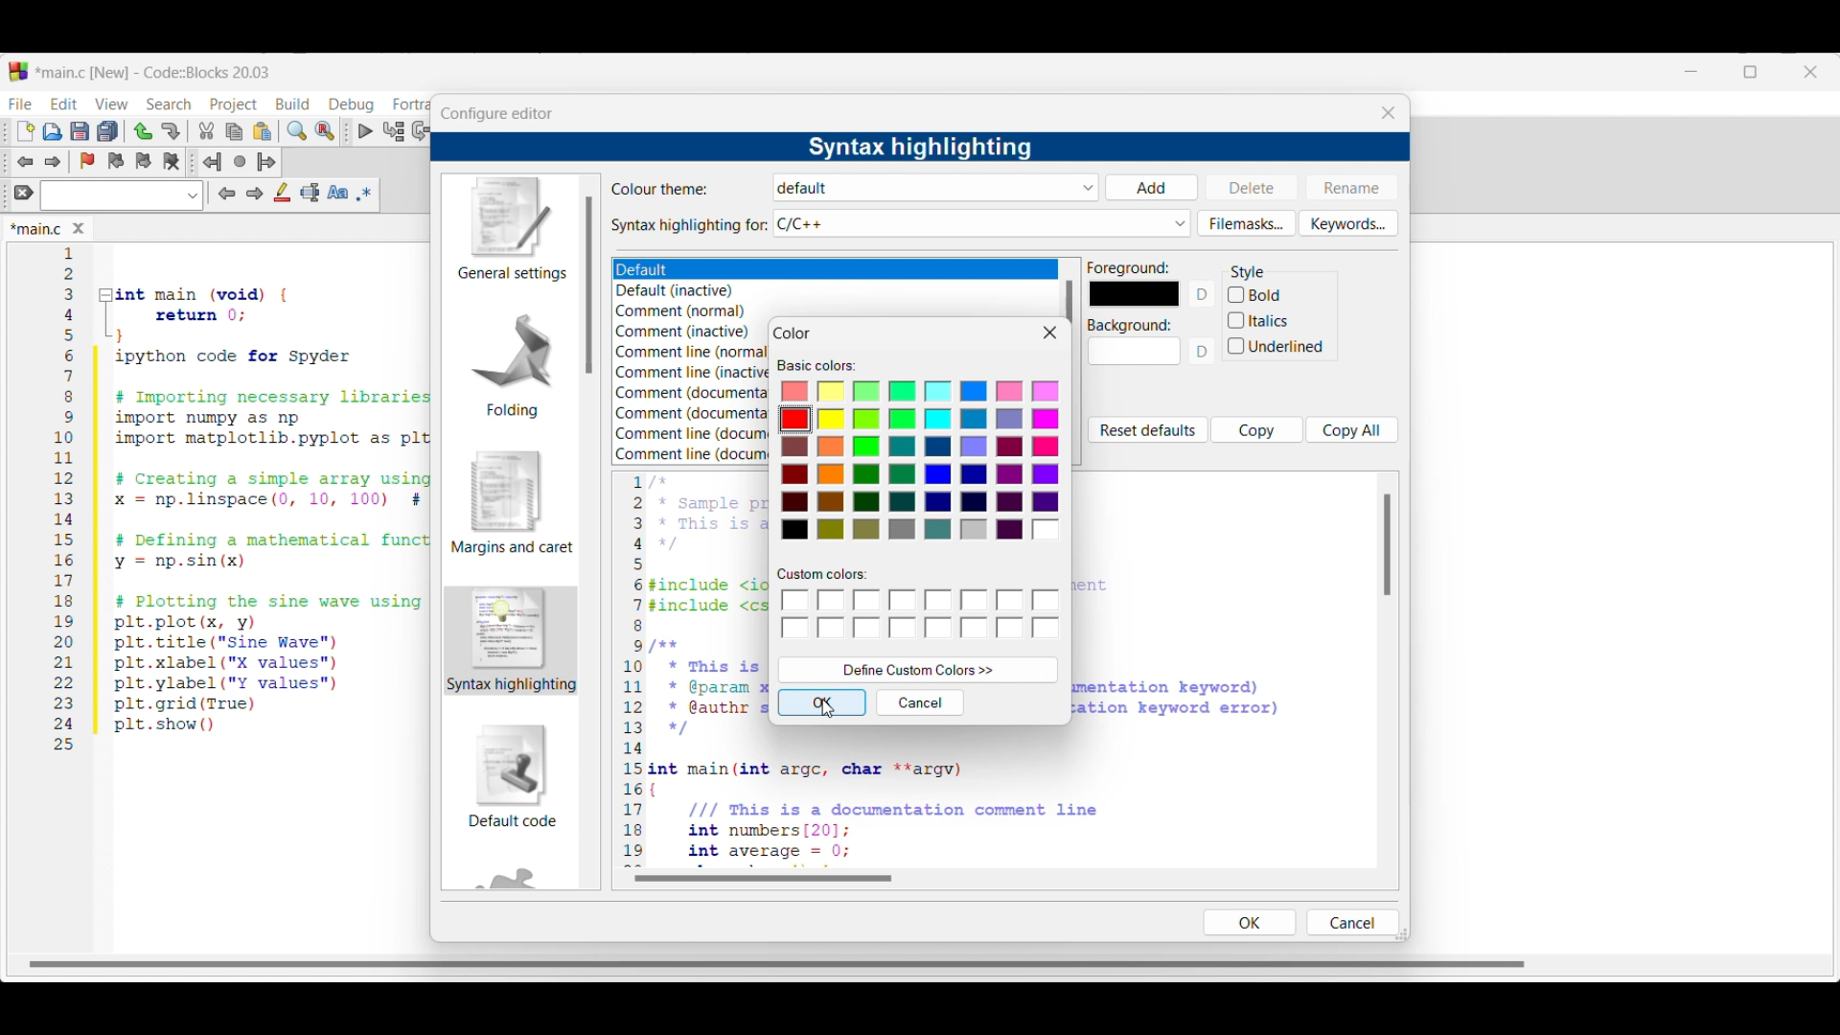  Describe the element at coordinates (26, 131) in the screenshot. I see `New file` at that location.